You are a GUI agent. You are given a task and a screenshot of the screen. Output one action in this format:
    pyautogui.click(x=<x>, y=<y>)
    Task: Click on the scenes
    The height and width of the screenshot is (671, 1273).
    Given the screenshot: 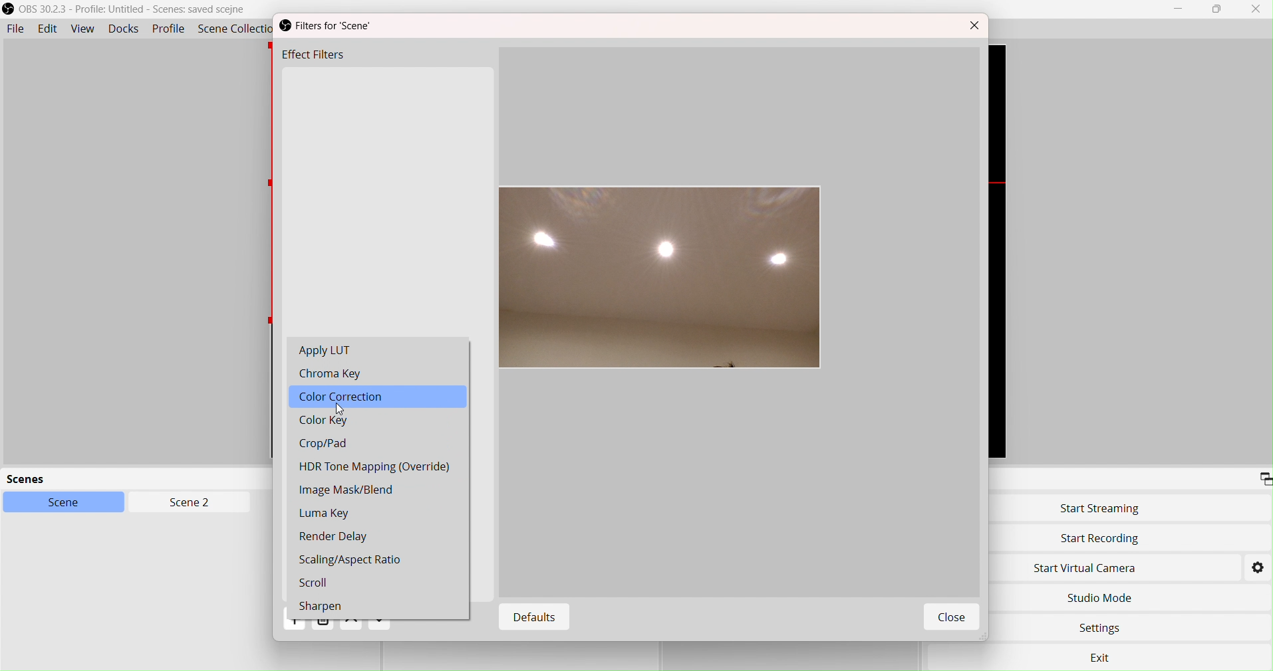 What is the action you would take?
    pyautogui.click(x=106, y=480)
    